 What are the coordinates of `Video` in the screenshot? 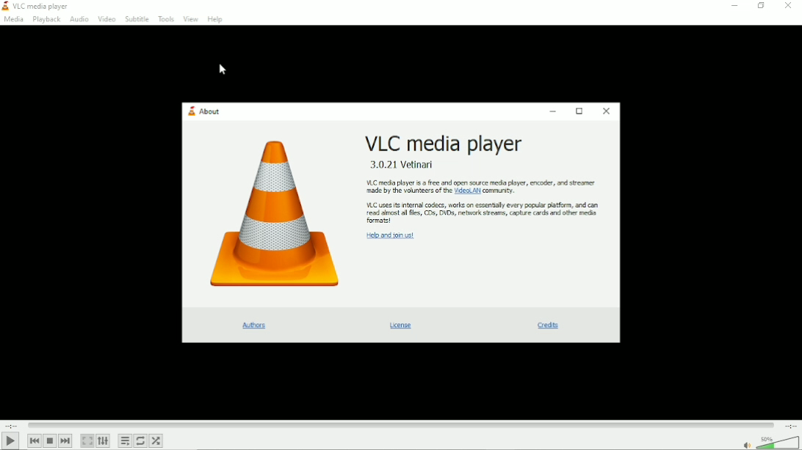 It's located at (107, 19).